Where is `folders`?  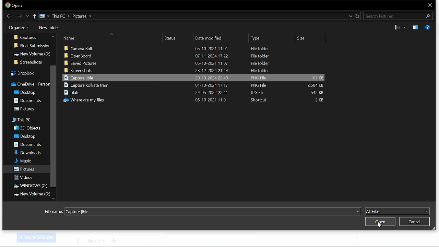
folders is located at coordinates (26, 152).